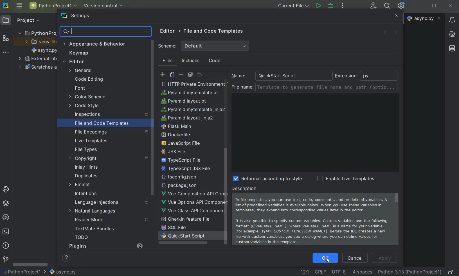  What do you see at coordinates (304, 272) in the screenshot?
I see `go to line` at bounding box center [304, 272].